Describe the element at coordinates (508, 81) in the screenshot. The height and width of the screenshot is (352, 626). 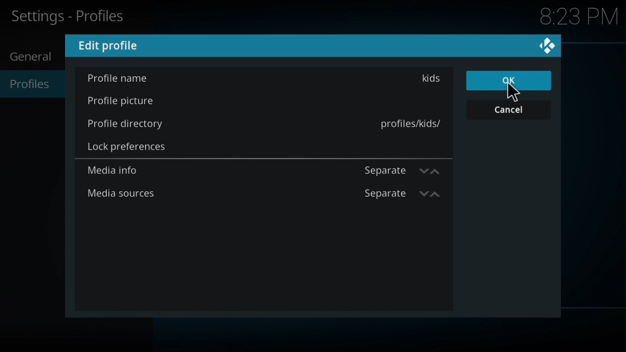
I see `Ok` at that location.